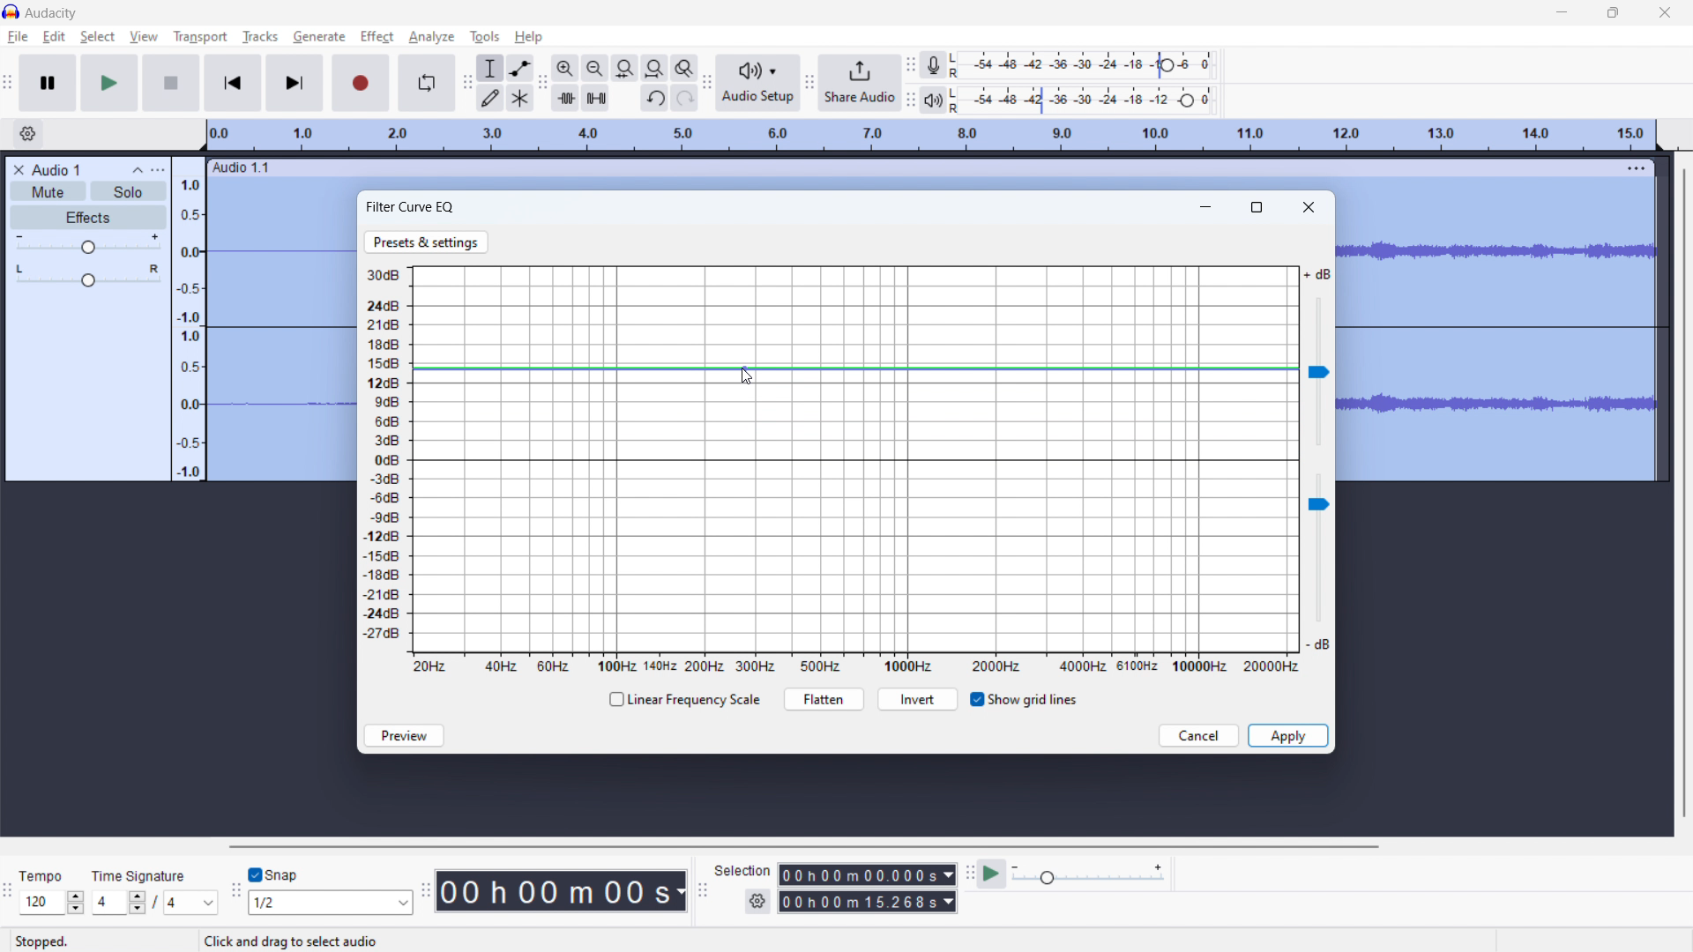 This screenshot has height=952, width=1693. Describe the element at coordinates (154, 902) in the screenshot. I see `4/4 (select time signature)` at that location.